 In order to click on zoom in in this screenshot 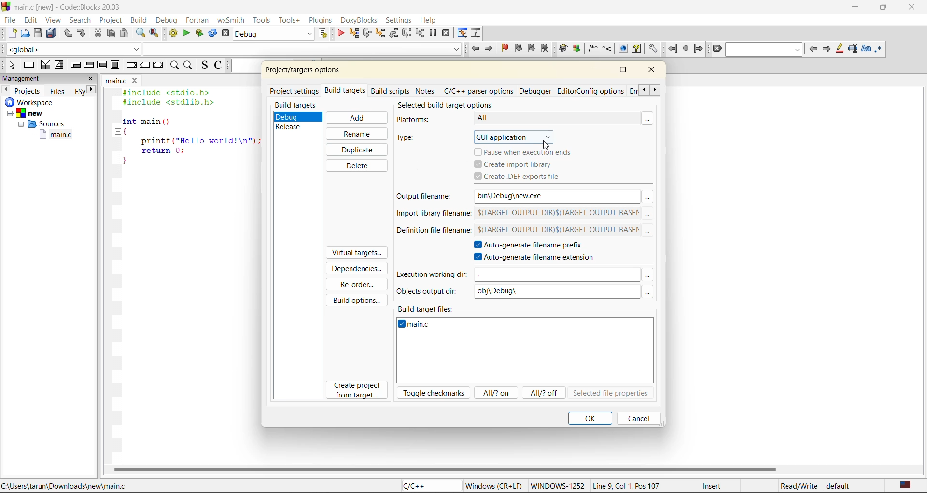, I will do `click(174, 66)`.